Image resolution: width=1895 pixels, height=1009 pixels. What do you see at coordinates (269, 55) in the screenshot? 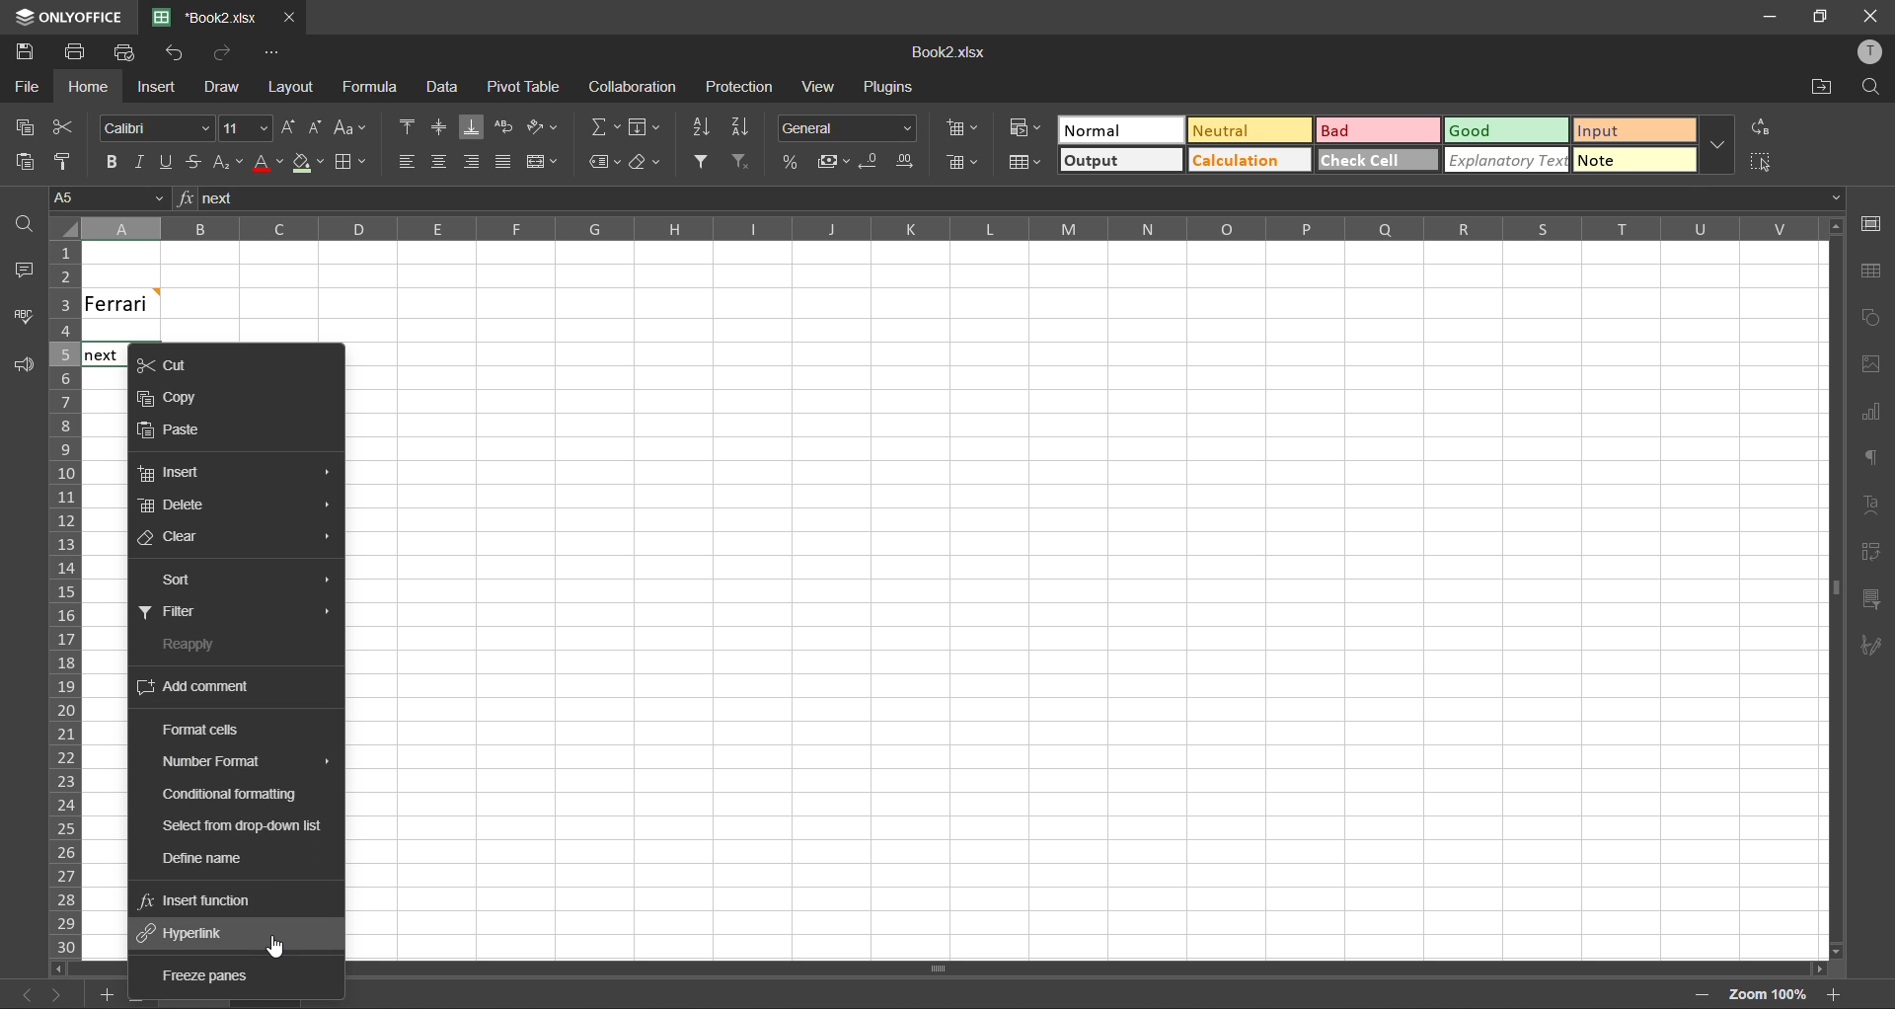
I see `customize quick access toolbar` at bounding box center [269, 55].